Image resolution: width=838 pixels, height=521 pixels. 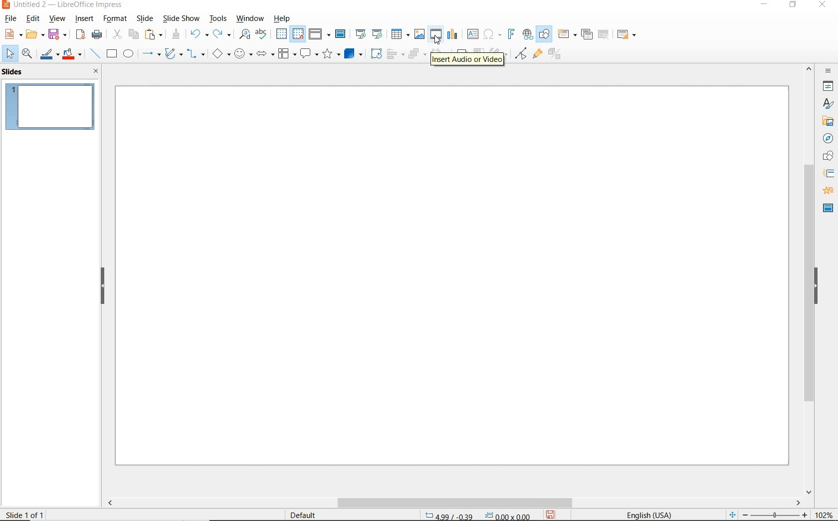 What do you see at coordinates (48, 55) in the screenshot?
I see `LINE COLOR` at bounding box center [48, 55].